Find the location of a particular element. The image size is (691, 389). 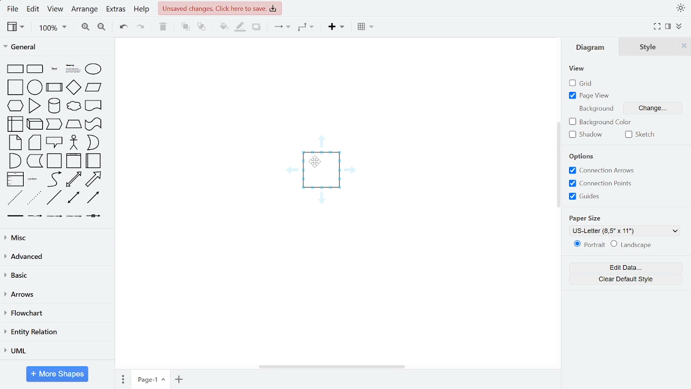

Paper size is located at coordinates (585, 219).